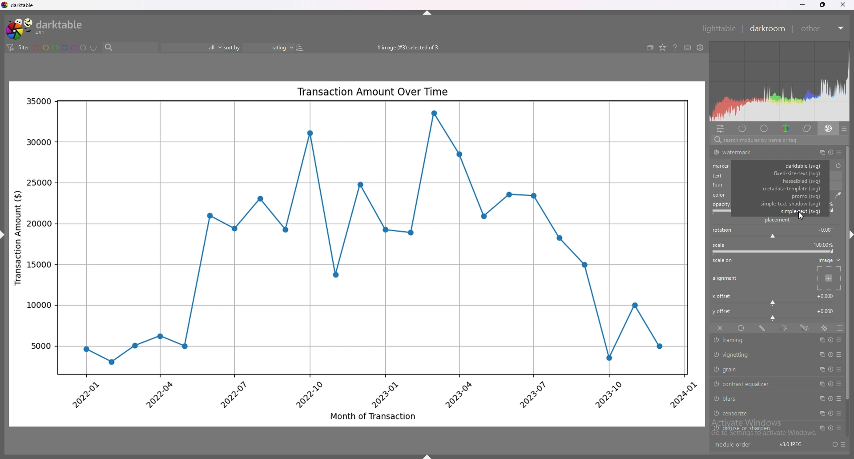 The image size is (854, 459). Describe the element at coordinates (830, 399) in the screenshot. I see `reset` at that location.